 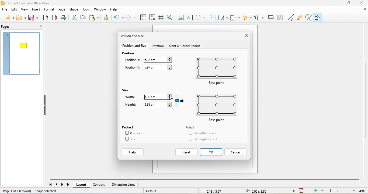 What do you see at coordinates (32, 3) in the screenshot?
I see `untitled 1- libre office draw` at bounding box center [32, 3].